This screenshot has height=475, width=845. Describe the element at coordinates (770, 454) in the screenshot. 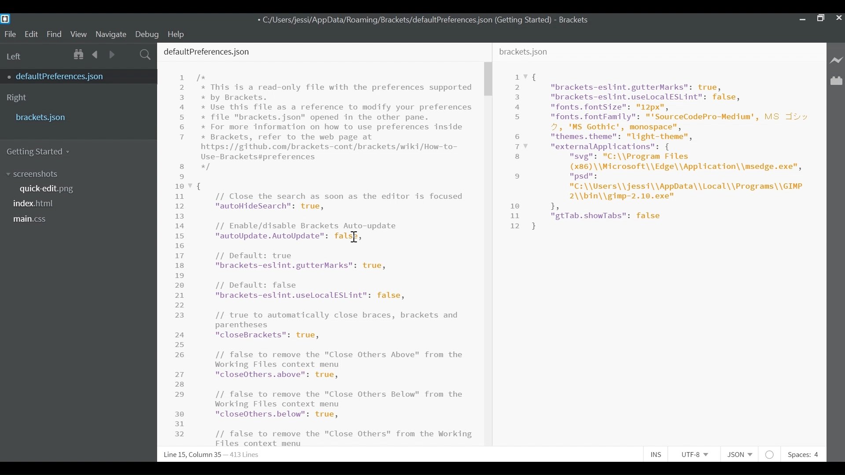

I see `No lintel available for JSON` at that location.